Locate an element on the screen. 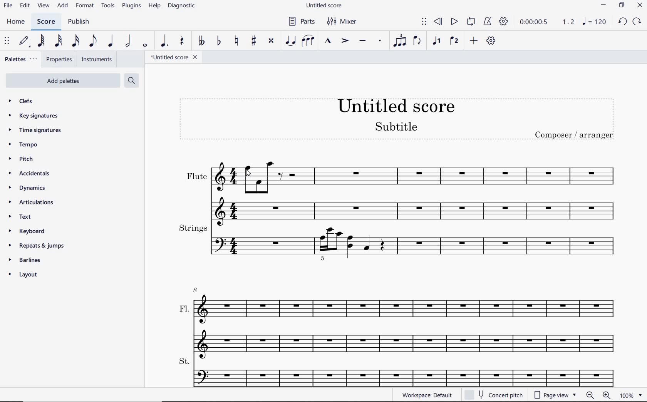 The height and width of the screenshot is (402, 647). search palettes is located at coordinates (131, 80).